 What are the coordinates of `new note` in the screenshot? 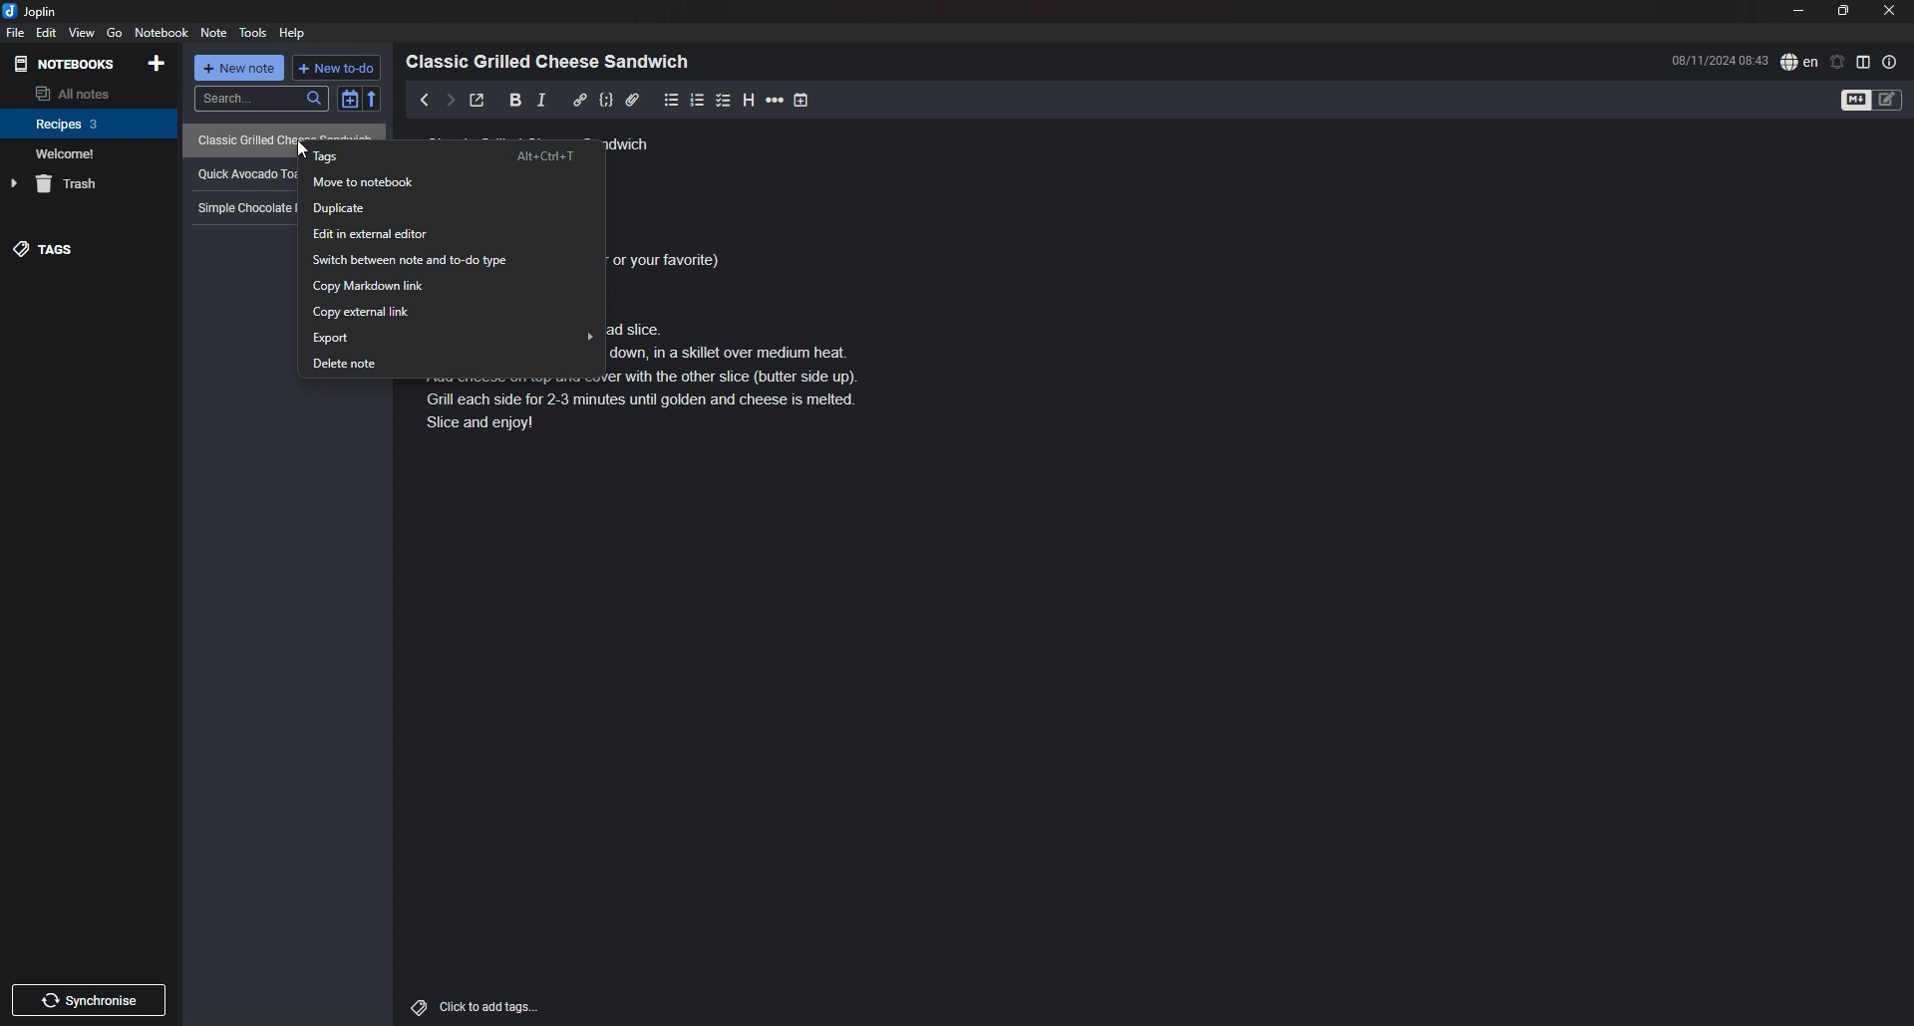 It's located at (240, 68).